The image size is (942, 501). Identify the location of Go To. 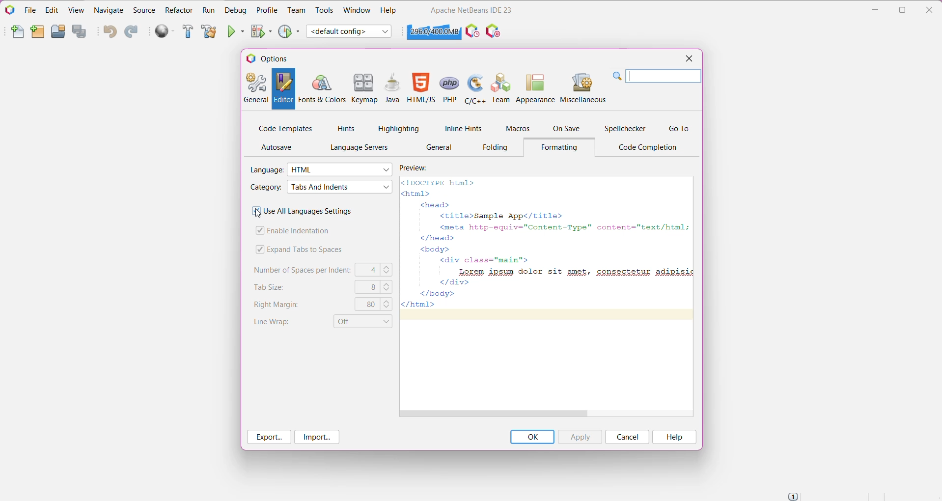
(679, 129).